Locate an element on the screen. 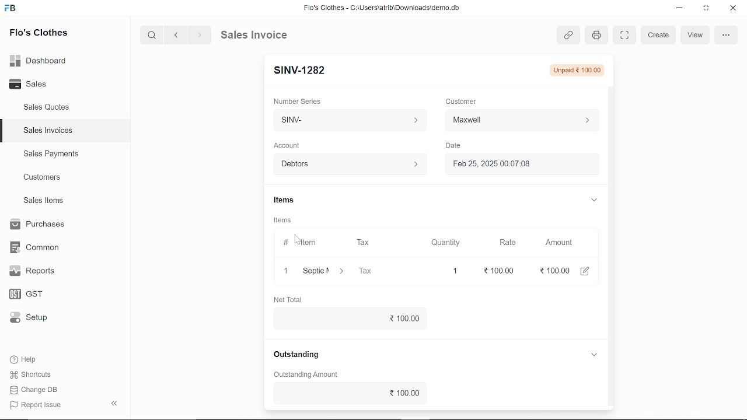 The width and height of the screenshot is (747, 420). Sales is located at coordinates (33, 83).